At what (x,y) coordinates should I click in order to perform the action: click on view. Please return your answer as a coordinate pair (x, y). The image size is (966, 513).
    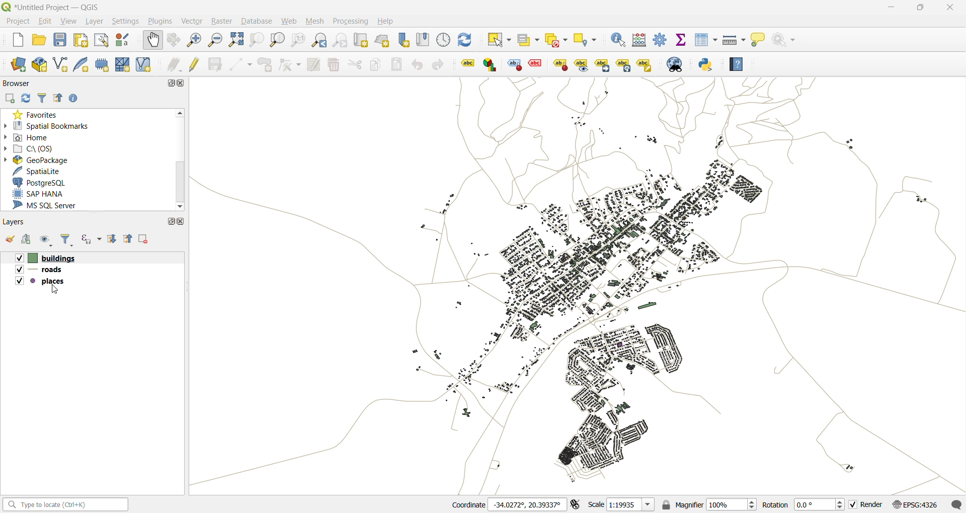
    Looking at the image, I should click on (71, 23).